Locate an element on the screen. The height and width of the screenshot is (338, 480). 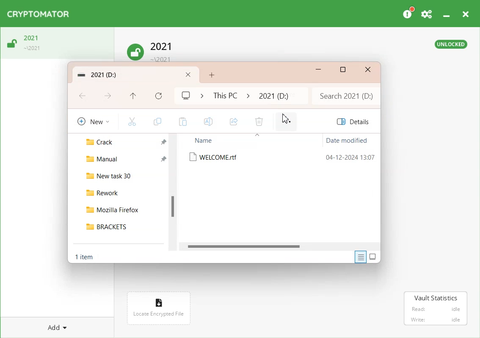
Text is located at coordinates (451, 44).